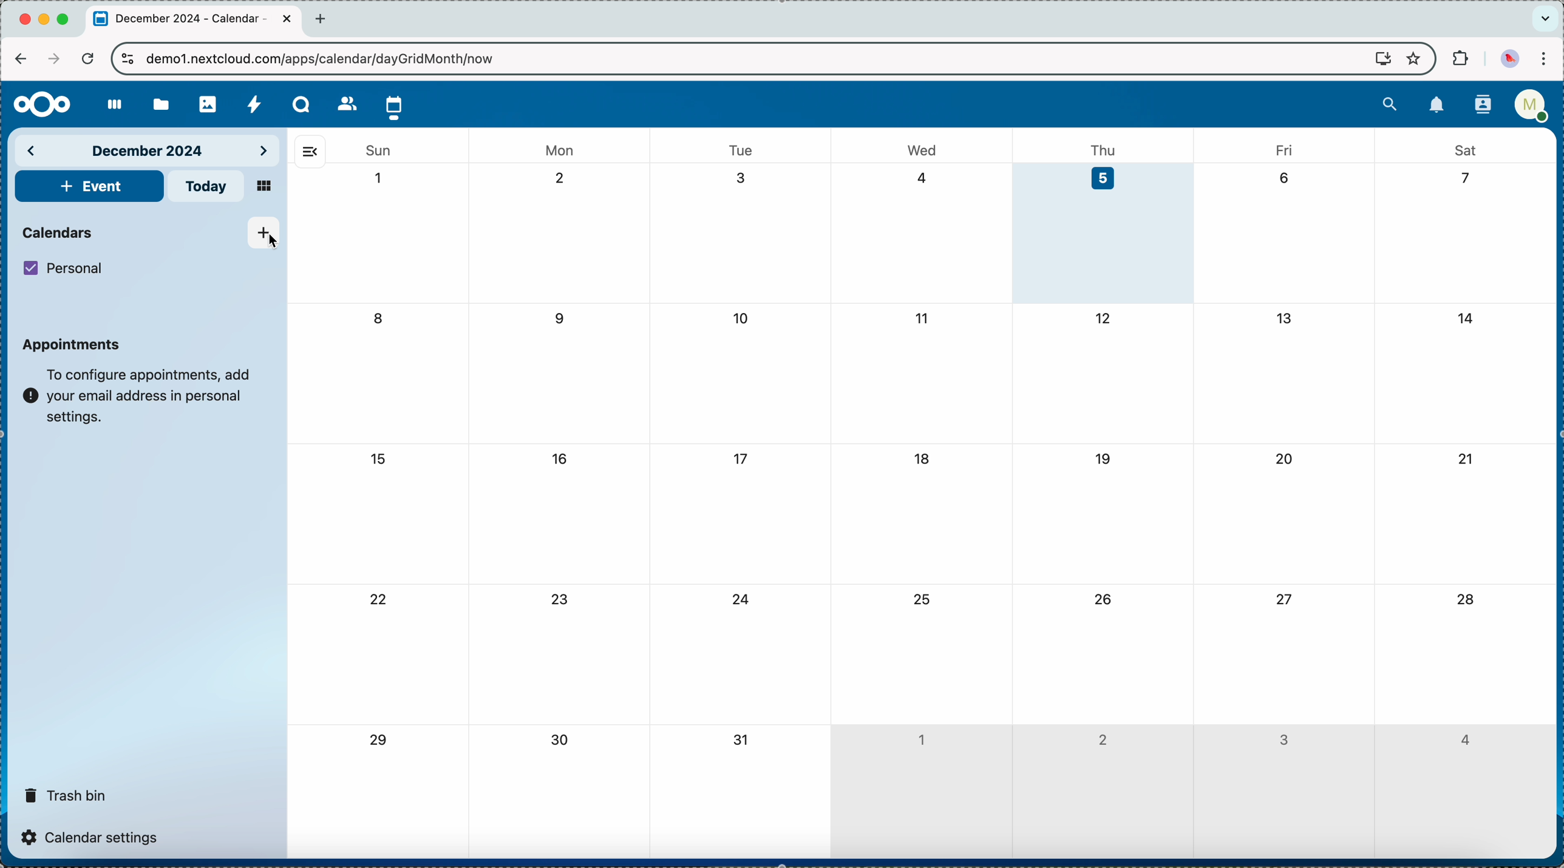  I want to click on customize and control Google Chrome, so click(1548, 59).